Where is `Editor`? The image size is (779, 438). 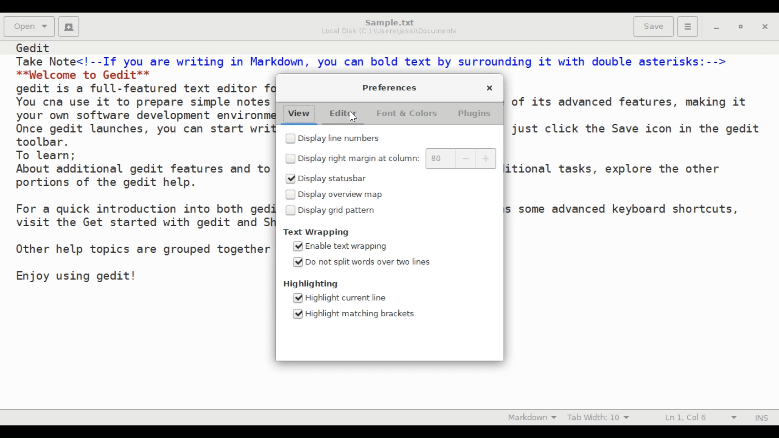 Editor is located at coordinates (345, 115).